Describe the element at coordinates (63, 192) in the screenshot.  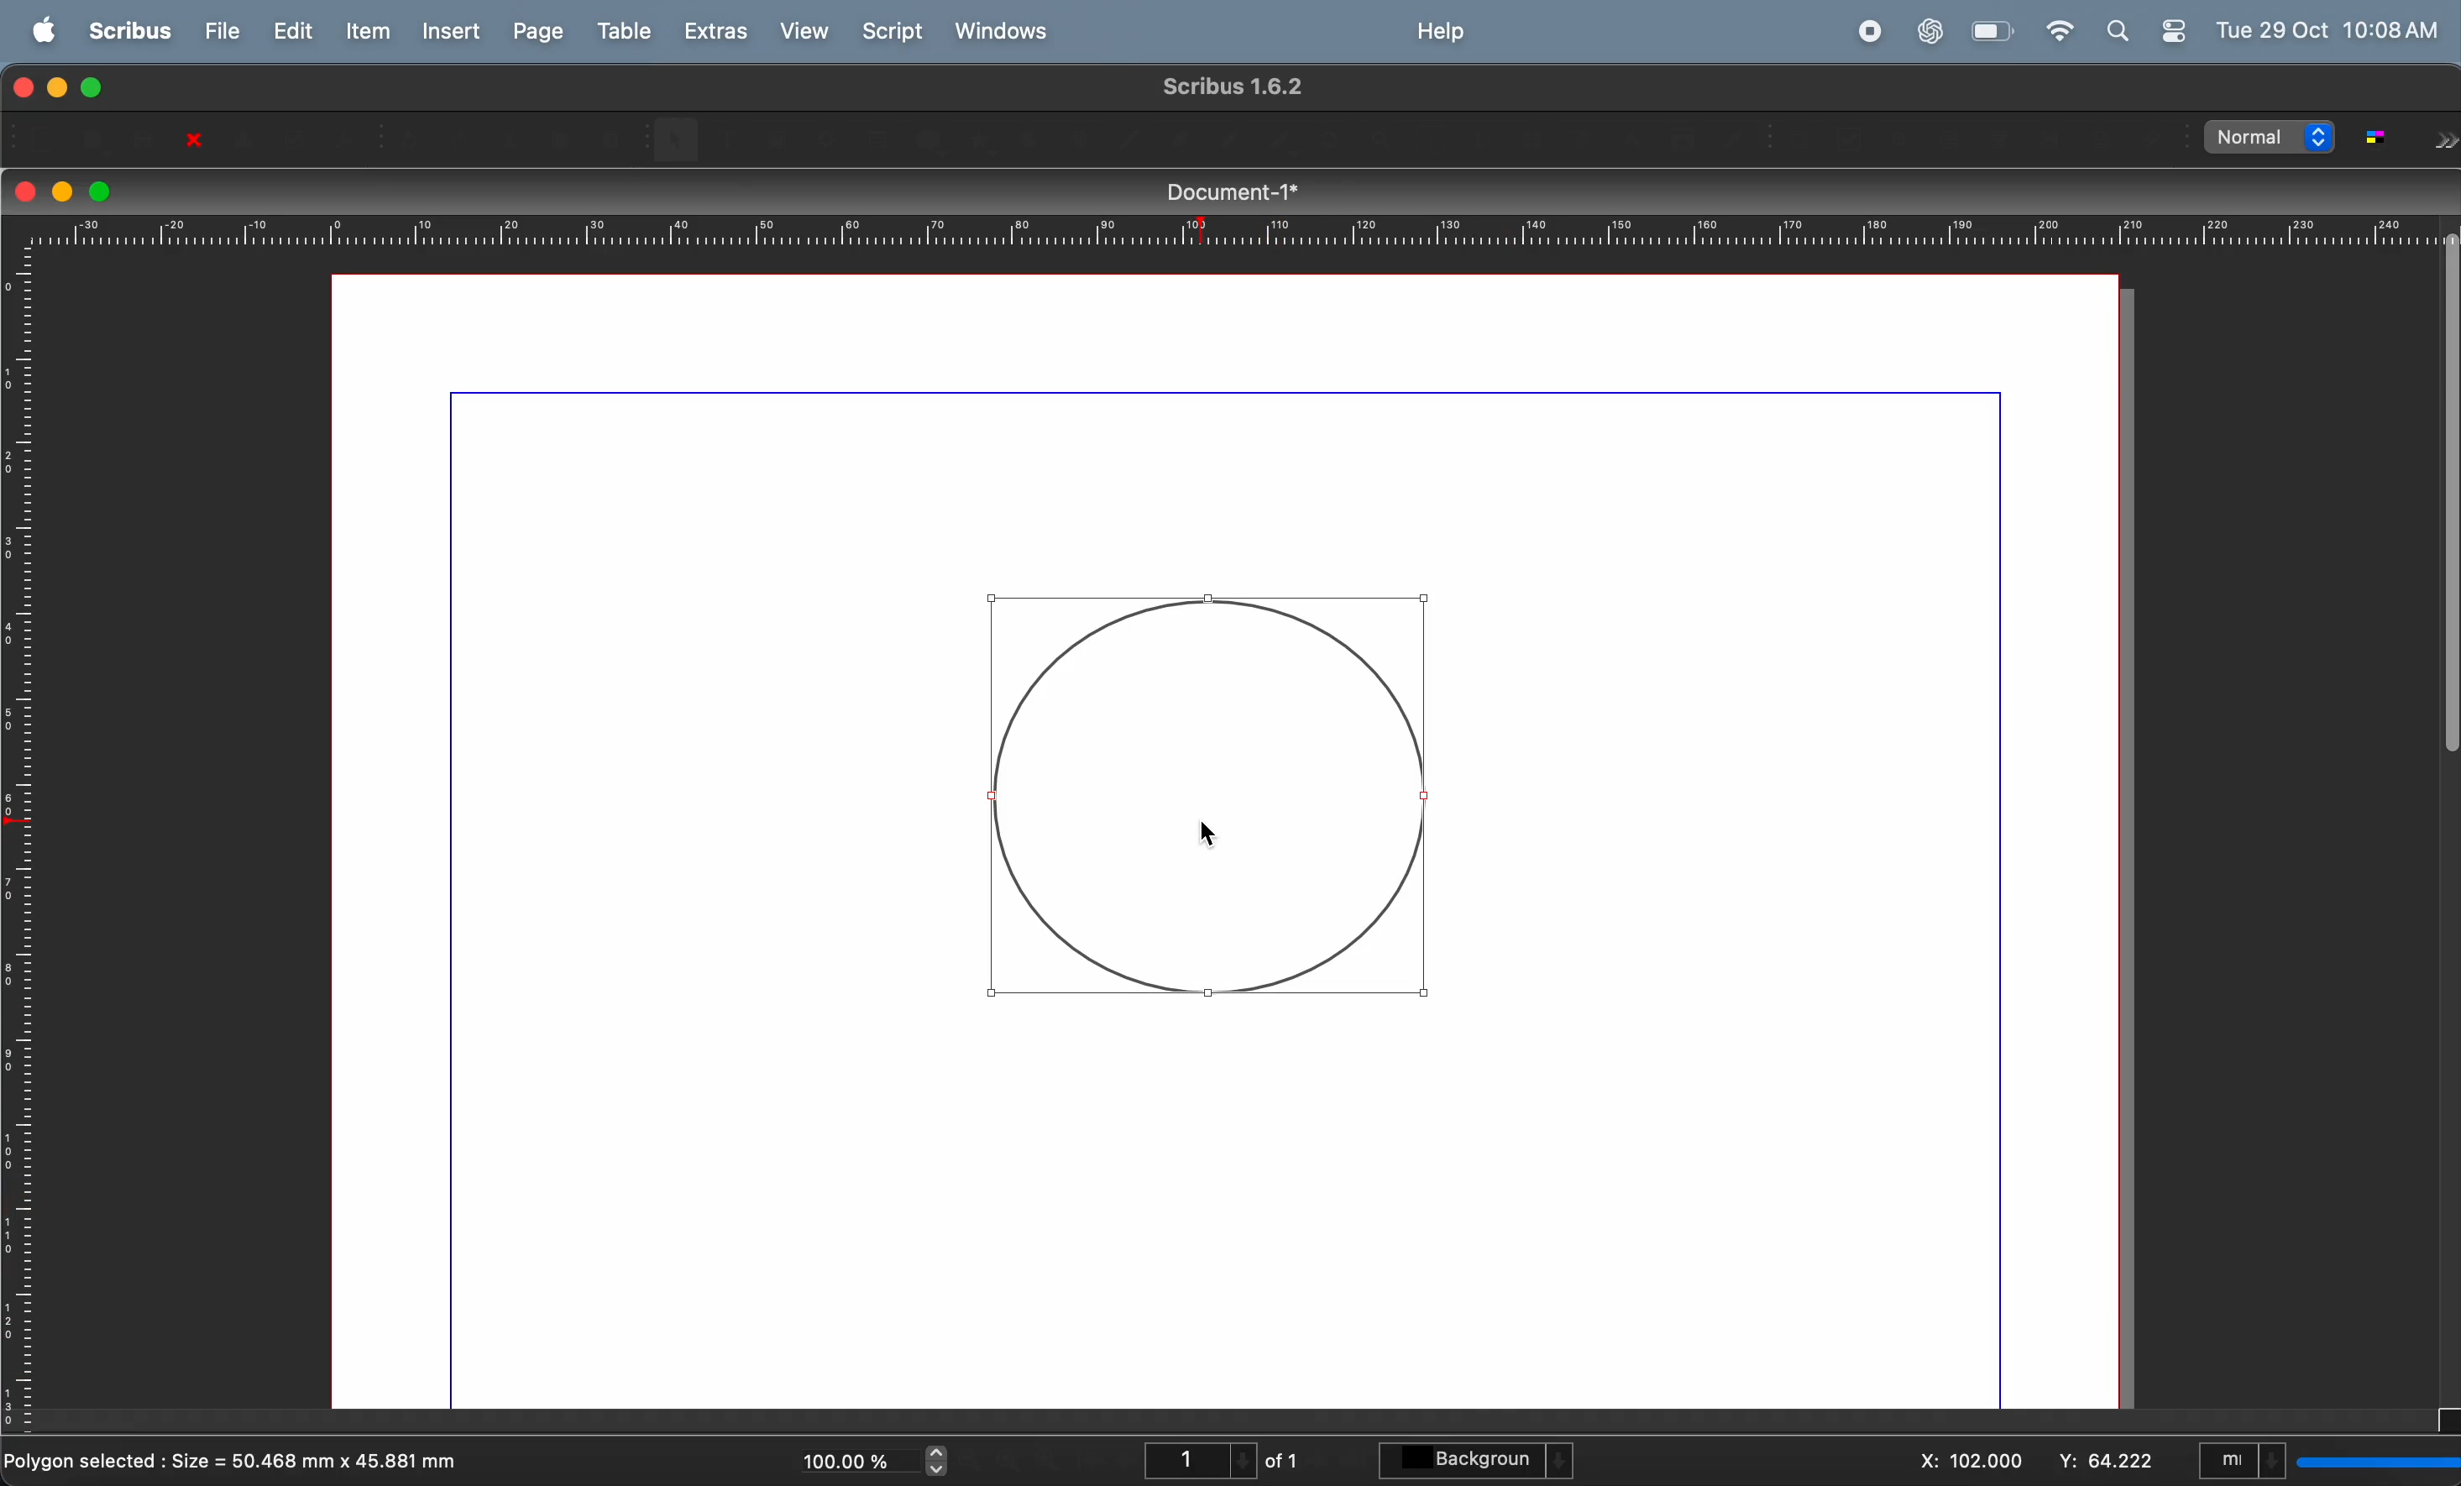
I see `minimize` at that location.